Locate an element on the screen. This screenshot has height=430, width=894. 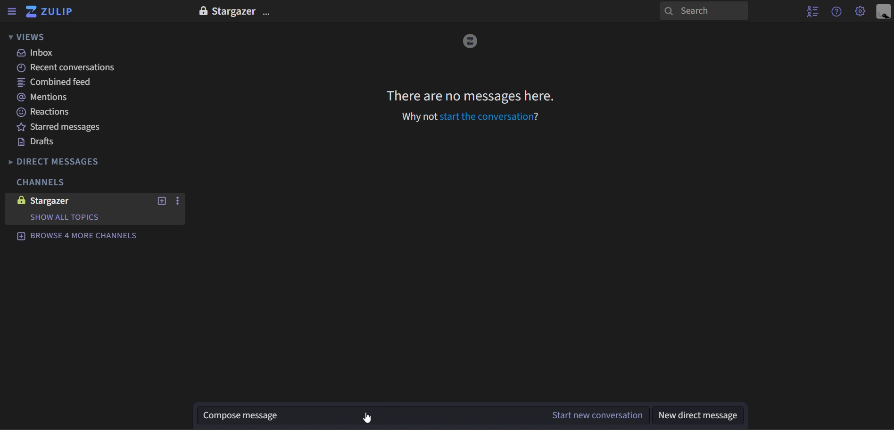
options is located at coordinates (268, 11).